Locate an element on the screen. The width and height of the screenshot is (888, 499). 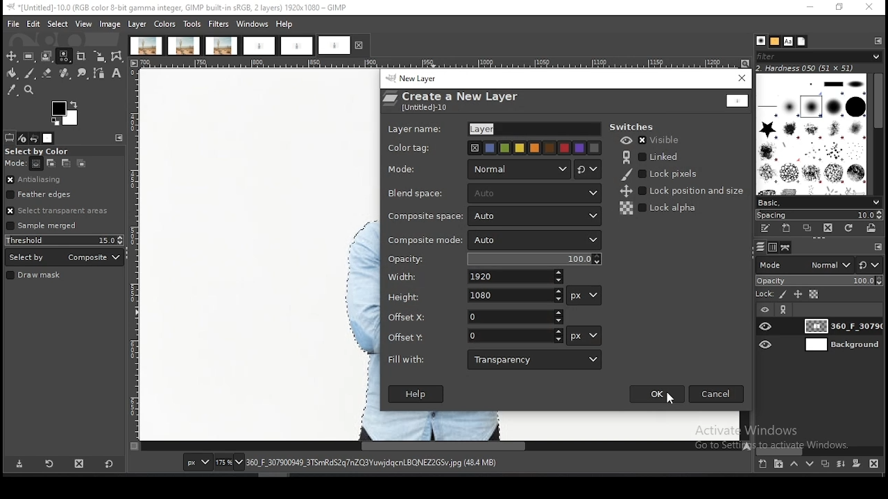
create a new brush is located at coordinates (787, 229).